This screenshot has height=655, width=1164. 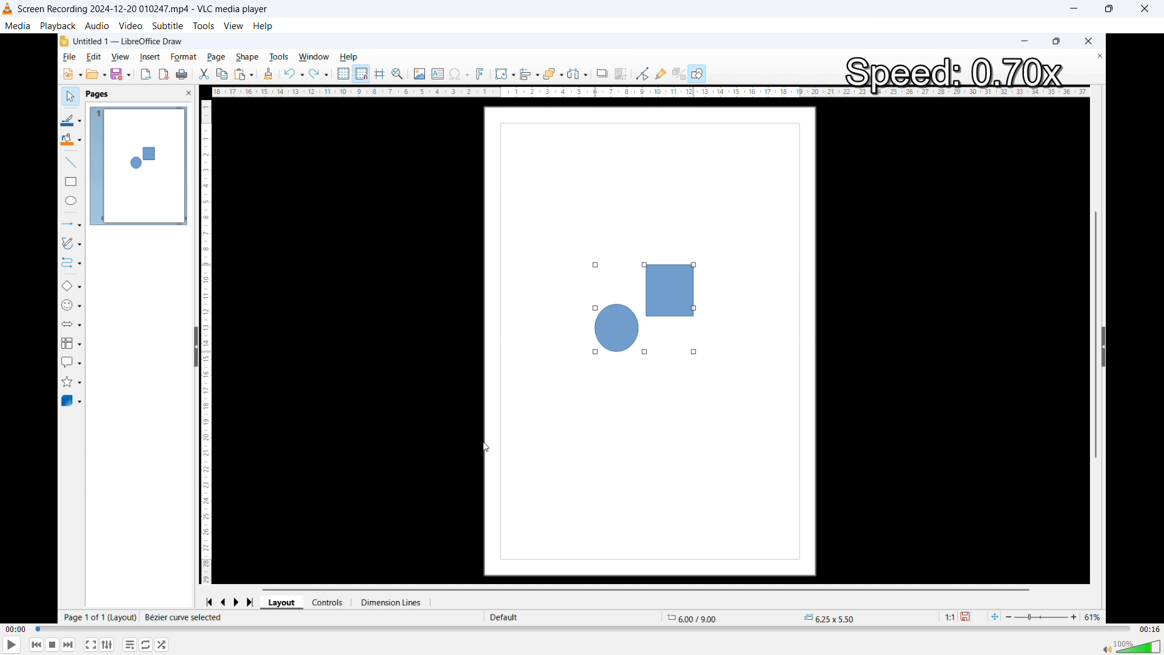 I want to click on Sound bar, so click(x=1131, y=646).